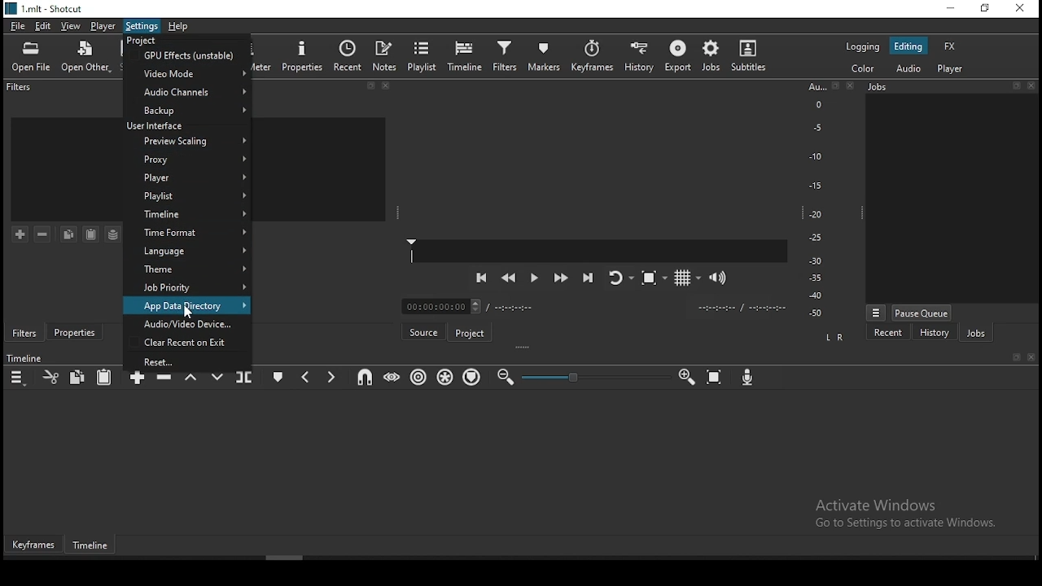 The width and height of the screenshot is (1042, 586). Describe the element at coordinates (187, 324) in the screenshot. I see `audio/video device` at that location.